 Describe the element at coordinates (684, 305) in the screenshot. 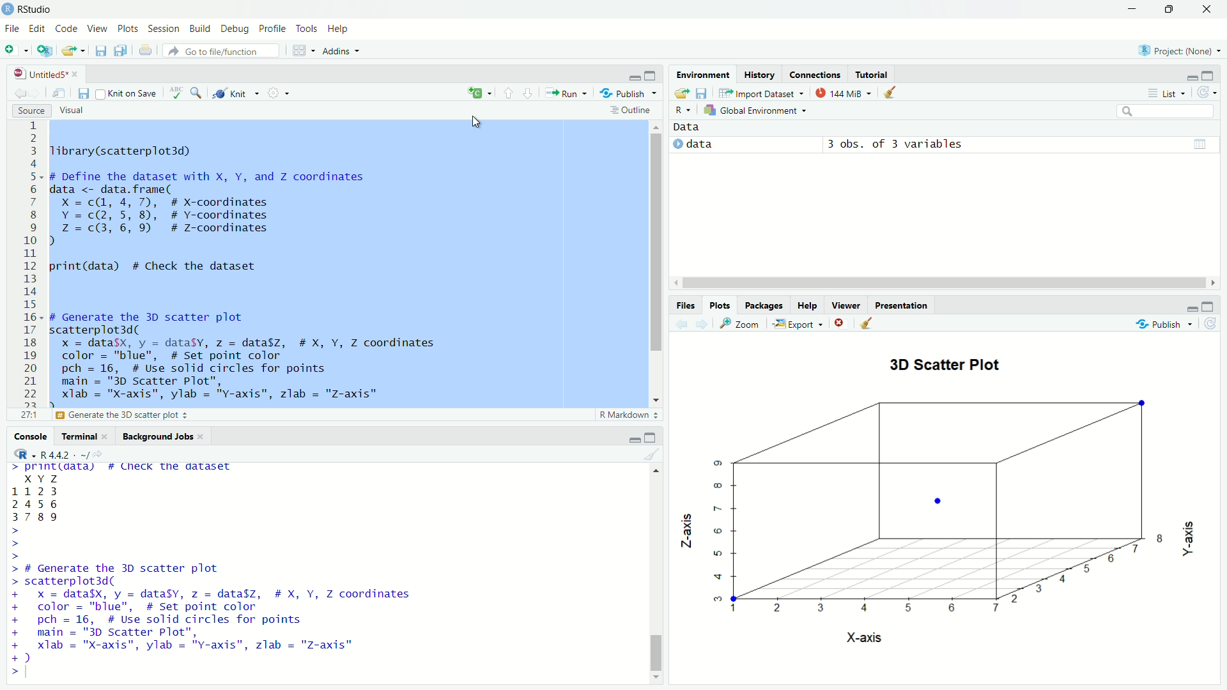

I see `files` at that location.